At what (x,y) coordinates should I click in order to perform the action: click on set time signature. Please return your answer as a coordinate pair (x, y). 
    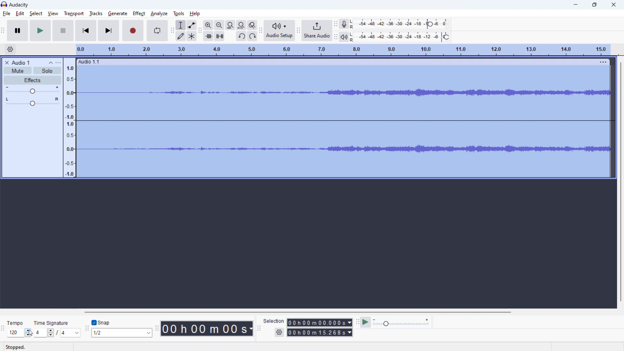
    Looking at the image, I should click on (57, 333).